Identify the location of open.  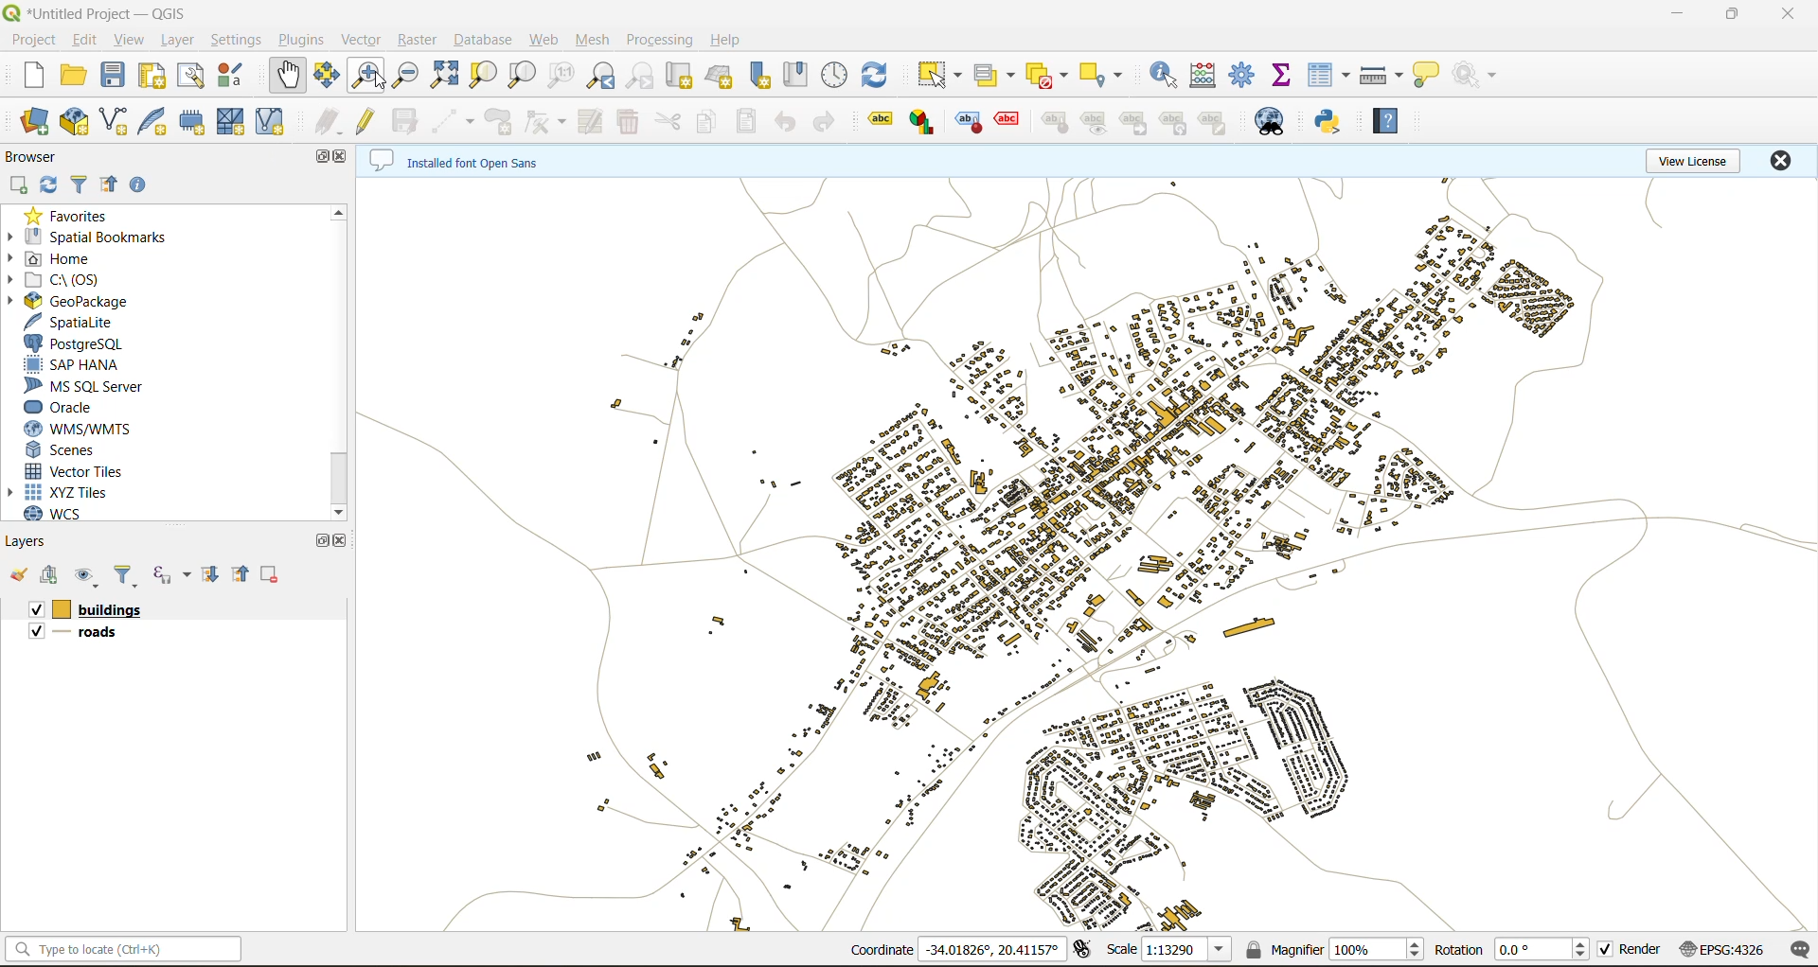
(18, 576).